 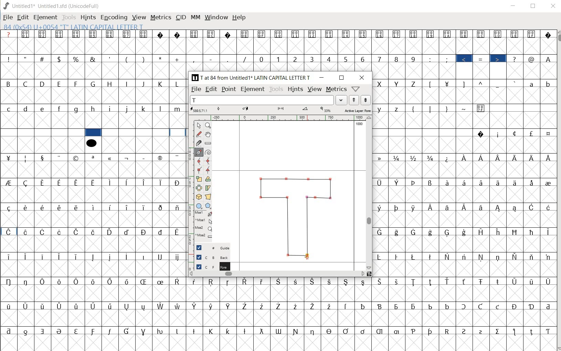 I want to click on Symbol, so click(x=43, y=331).